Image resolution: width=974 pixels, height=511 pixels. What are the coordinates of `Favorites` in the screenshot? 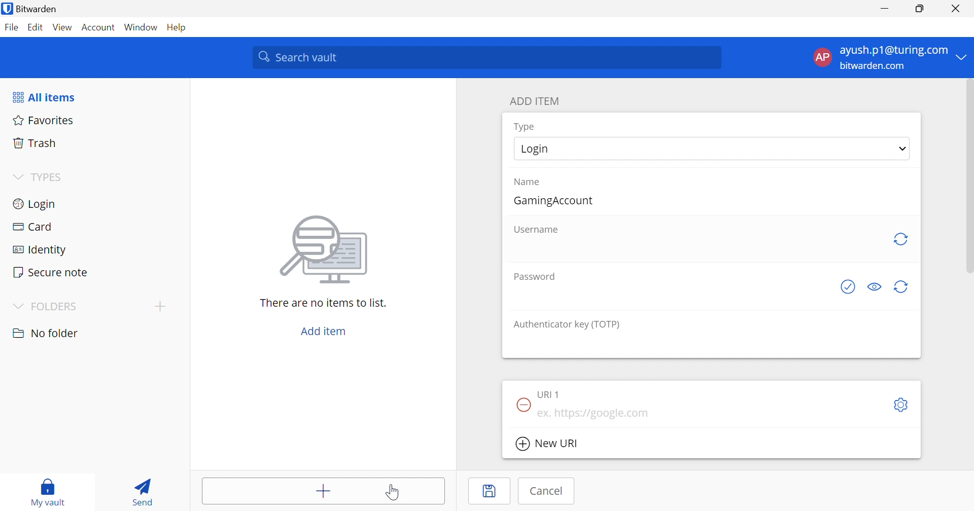 It's located at (44, 121).